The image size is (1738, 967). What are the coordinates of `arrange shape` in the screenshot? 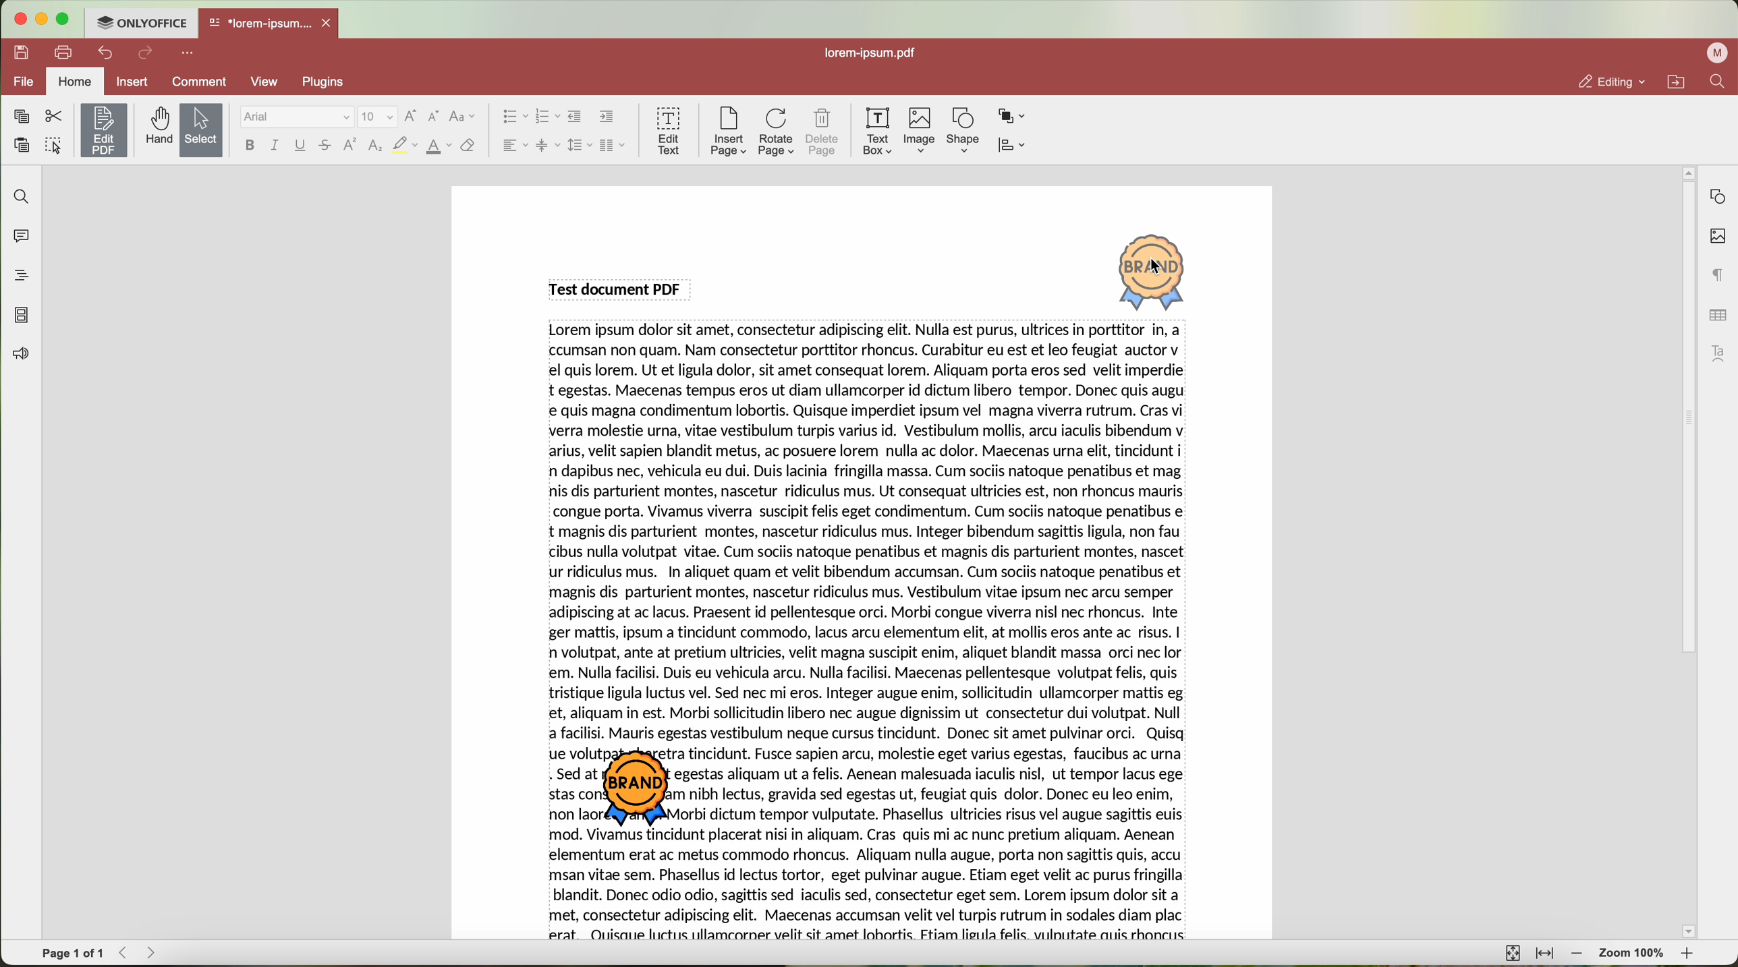 It's located at (1012, 117).